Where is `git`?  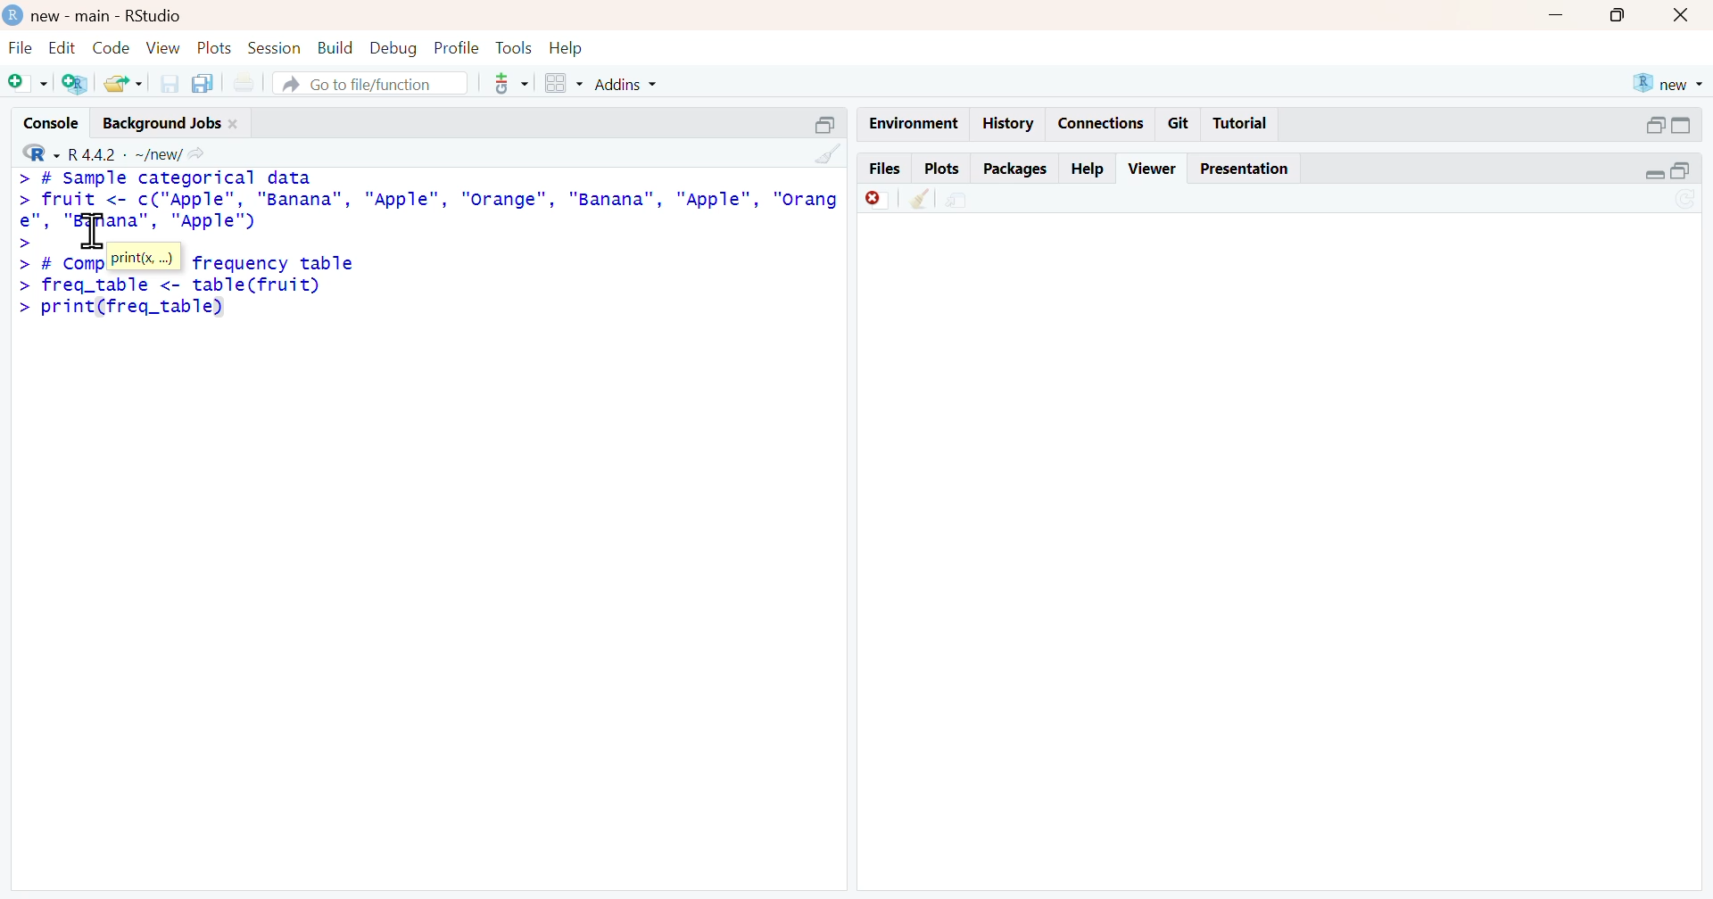
git is located at coordinates (1181, 123).